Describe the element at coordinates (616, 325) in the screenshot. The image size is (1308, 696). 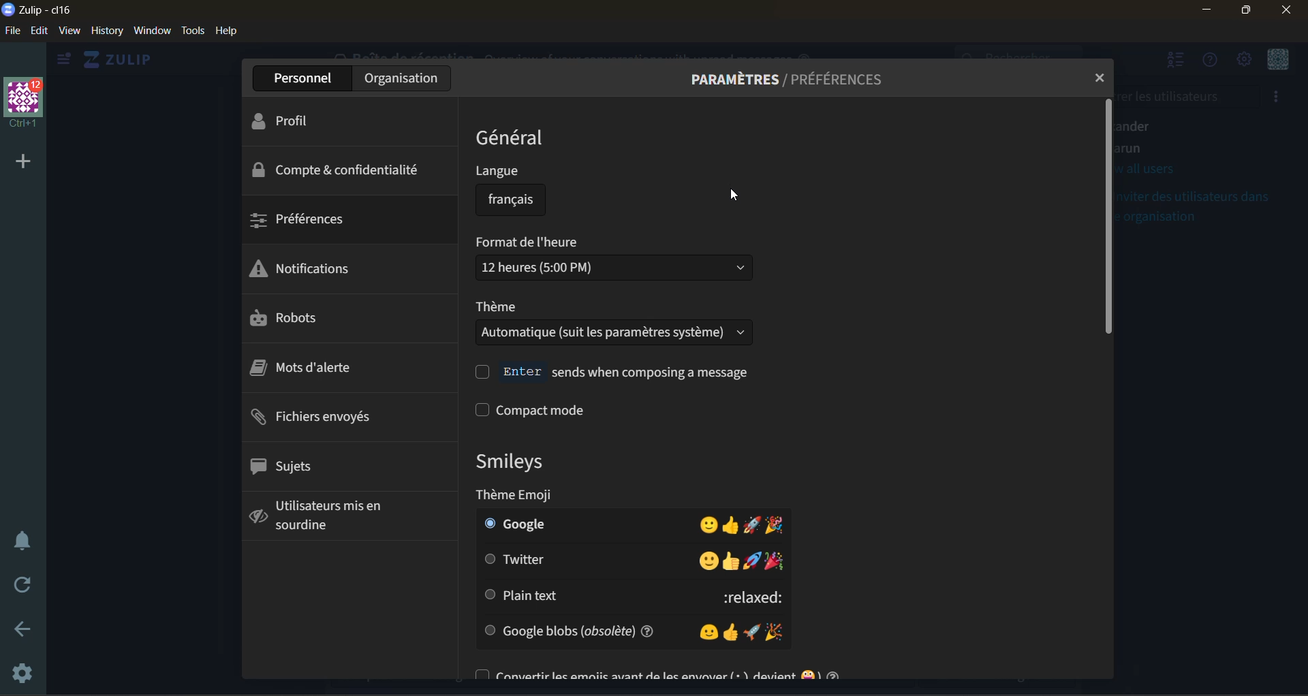
I see `theme` at that location.